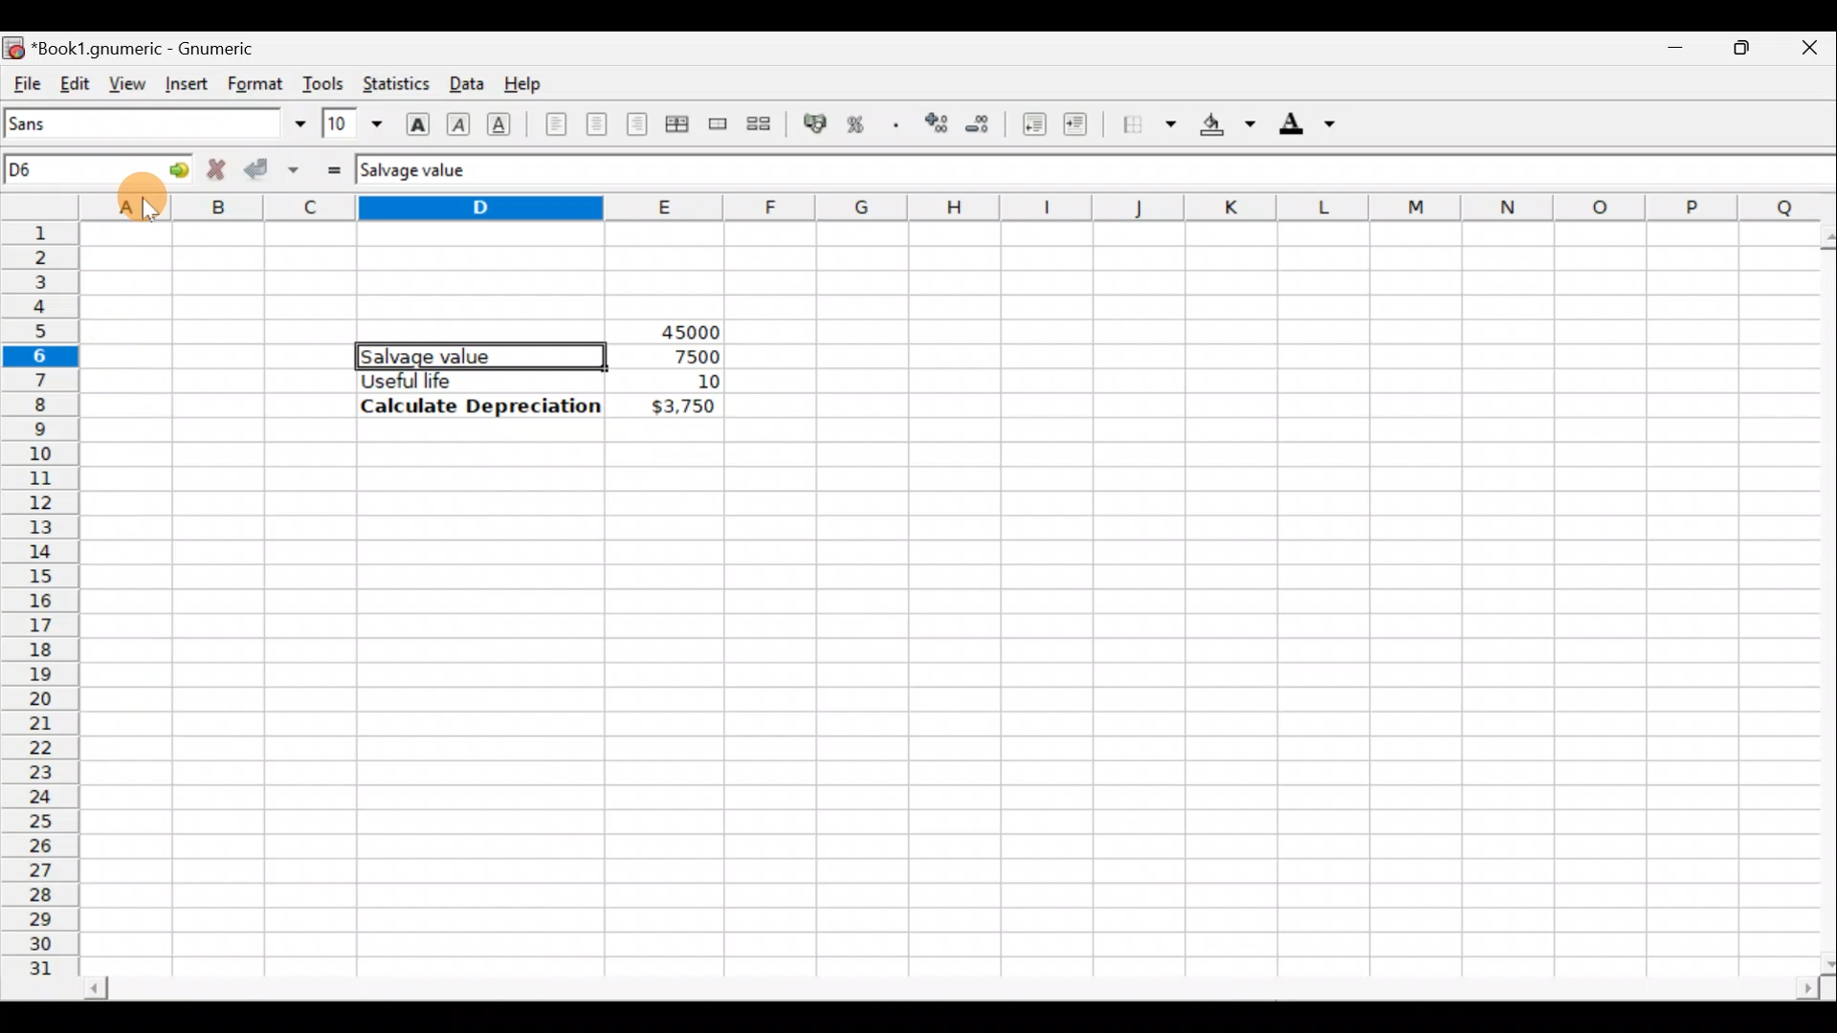  What do you see at coordinates (464, 82) in the screenshot?
I see `Data` at bounding box center [464, 82].